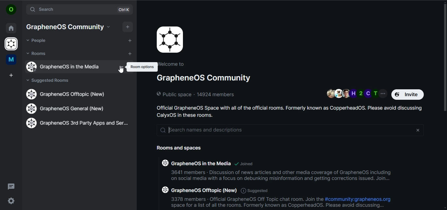 The image size is (447, 210). I want to click on rooms and spaces, so click(183, 149).